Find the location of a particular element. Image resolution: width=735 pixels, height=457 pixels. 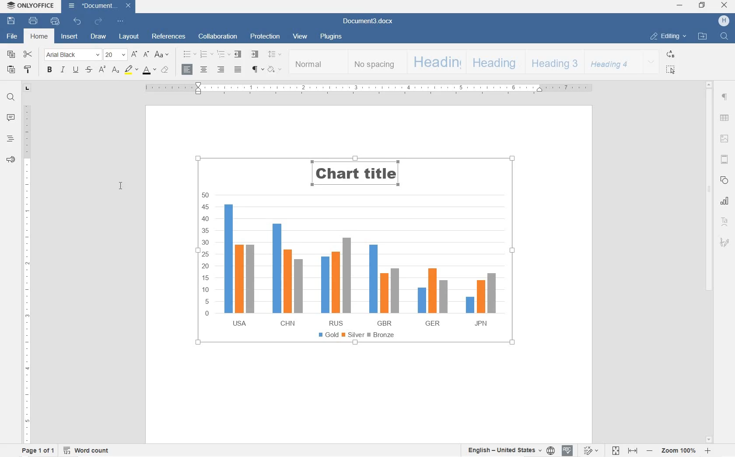

BULLET is located at coordinates (189, 55).